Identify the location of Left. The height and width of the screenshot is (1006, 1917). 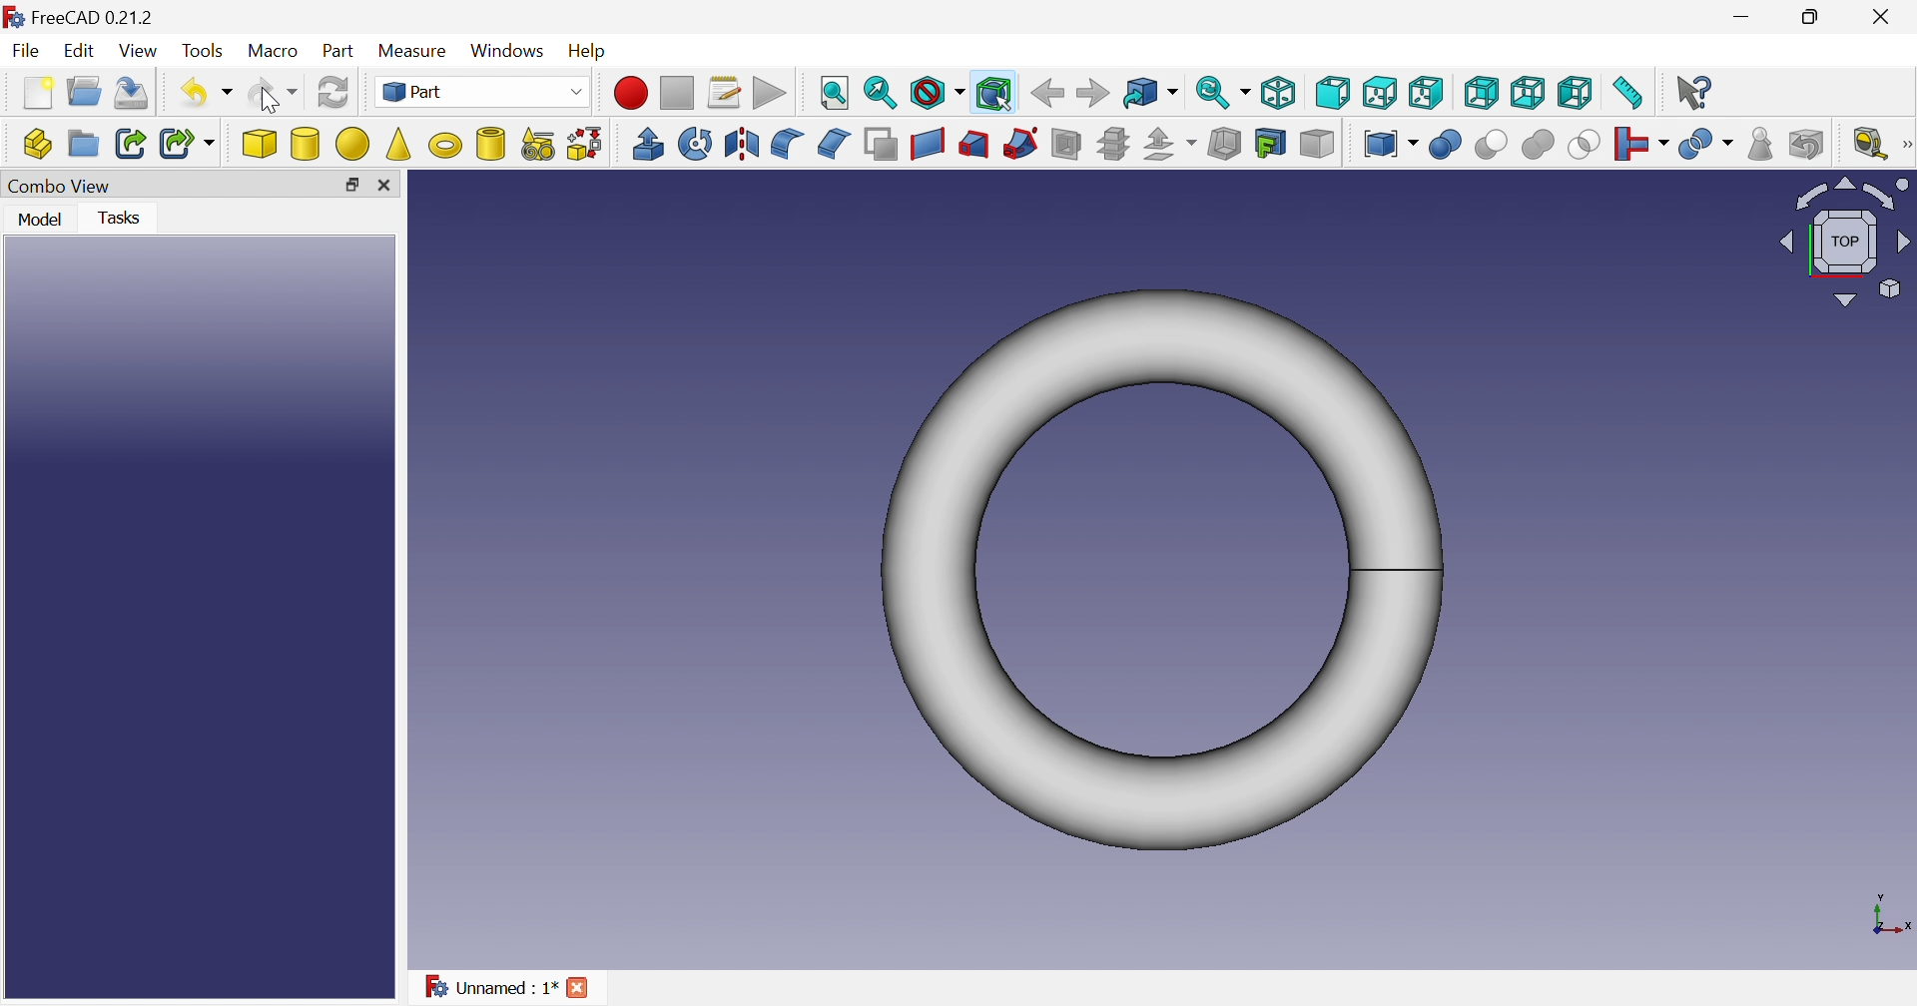
(1577, 94).